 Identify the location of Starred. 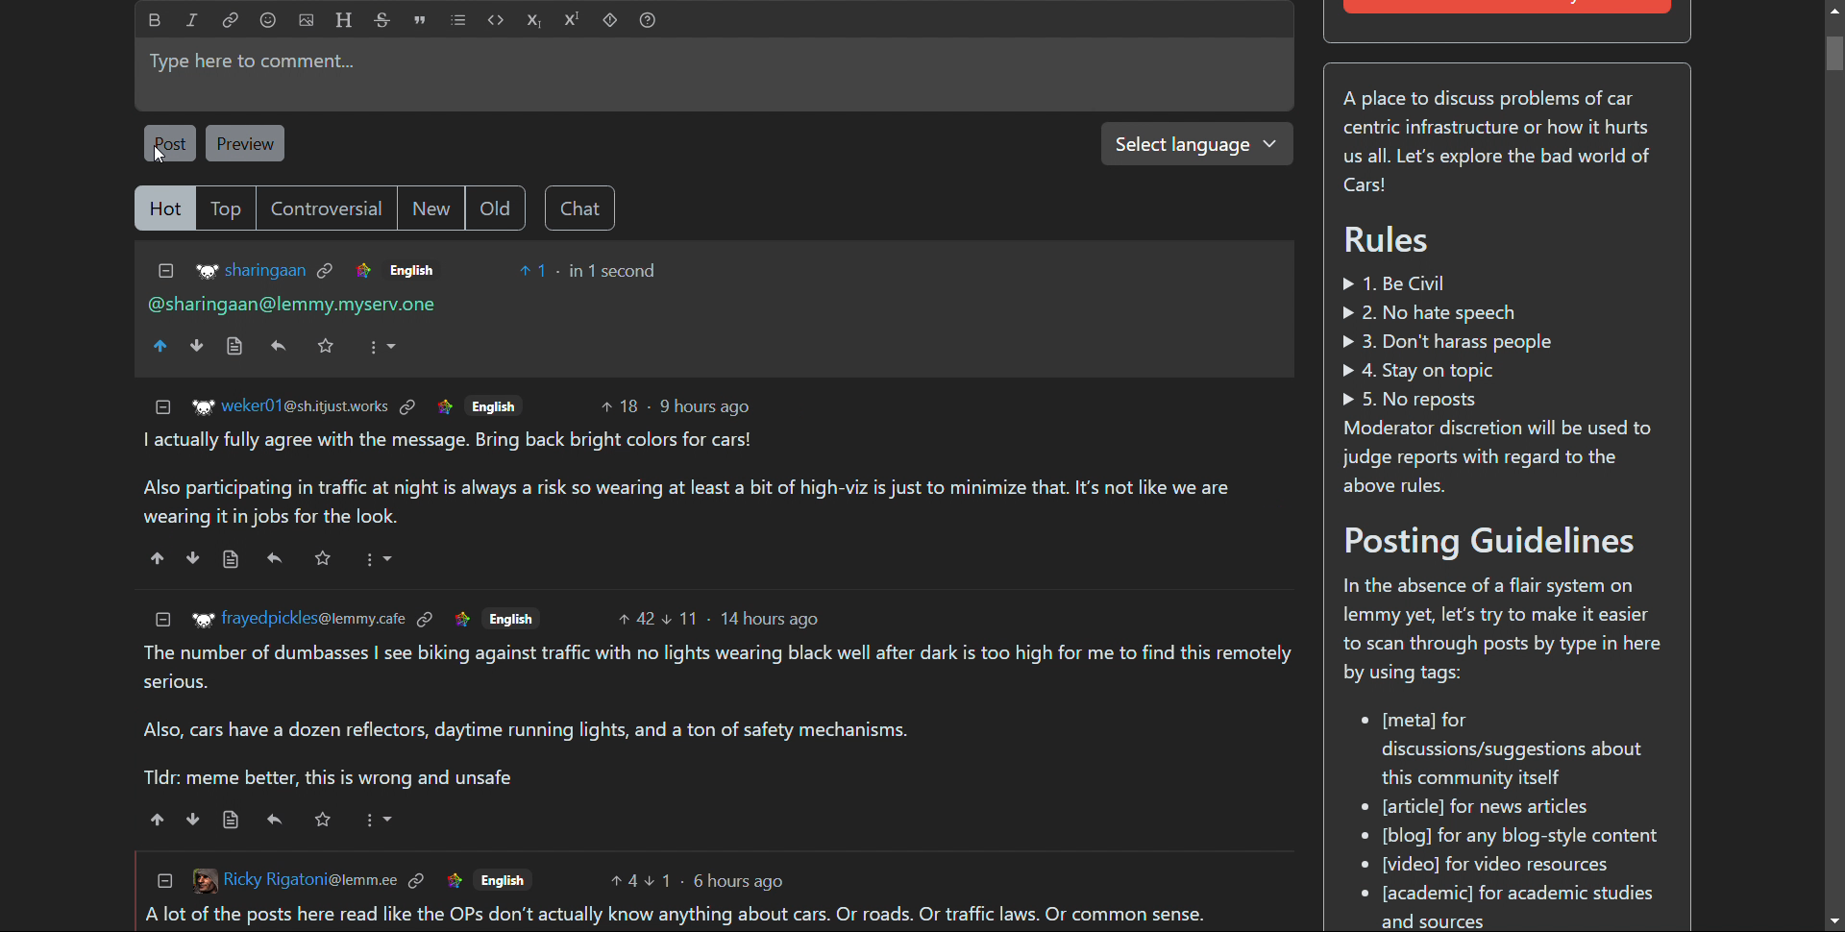
(324, 558).